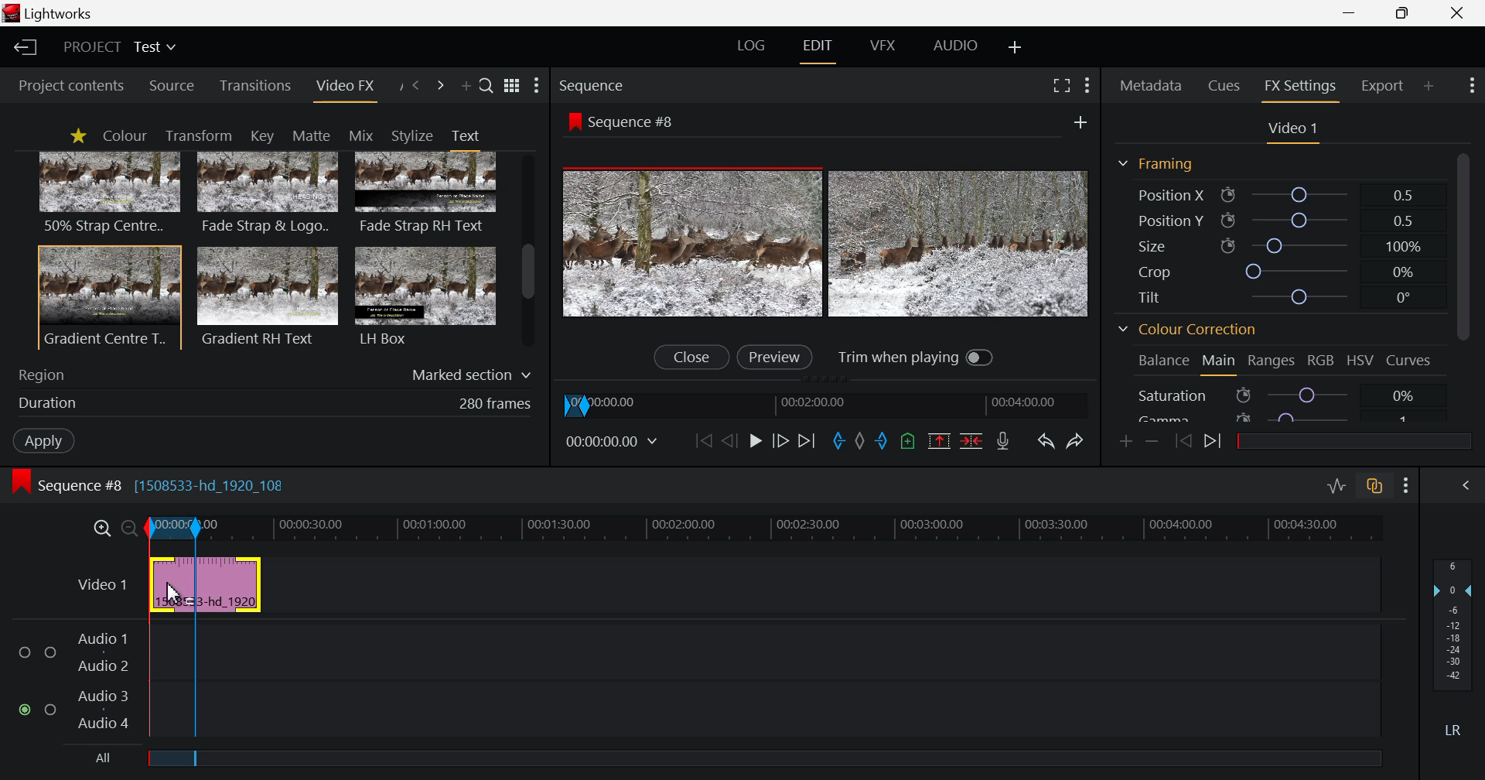 The height and width of the screenshot is (780, 1485). Describe the element at coordinates (828, 244) in the screenshot. I see `Preview Altered` at that location.